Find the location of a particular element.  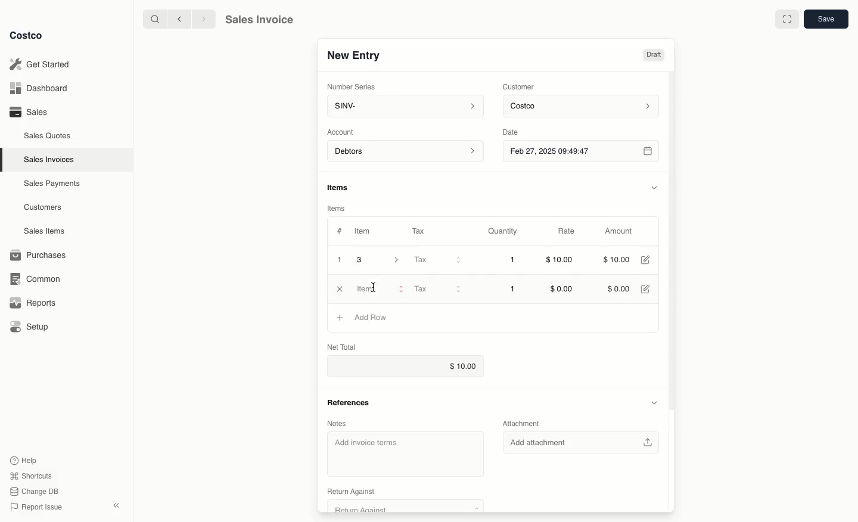

Tax is located at coordinates (421, 231).